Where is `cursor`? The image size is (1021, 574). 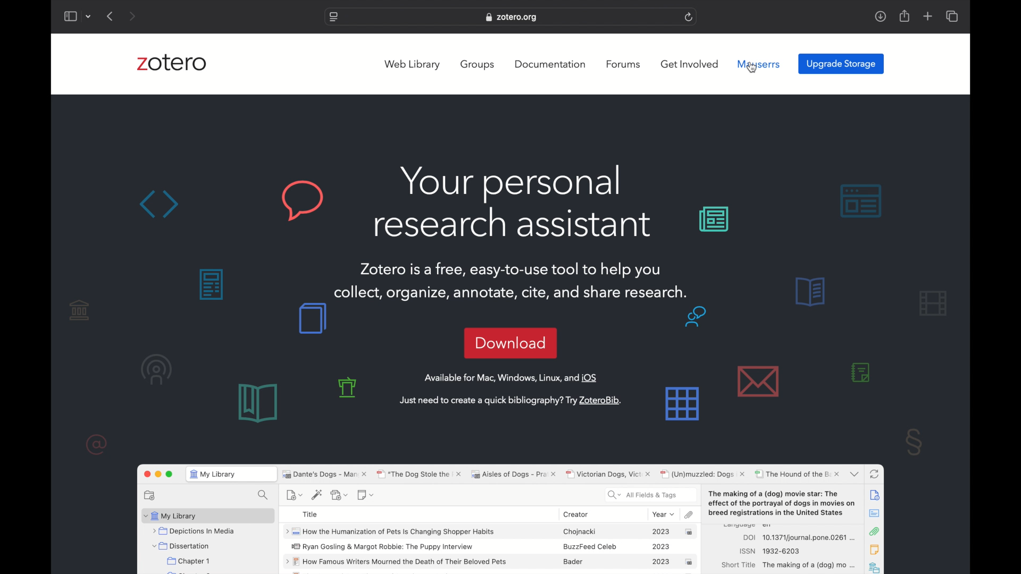 cursor is located at coordinates (751, 67).